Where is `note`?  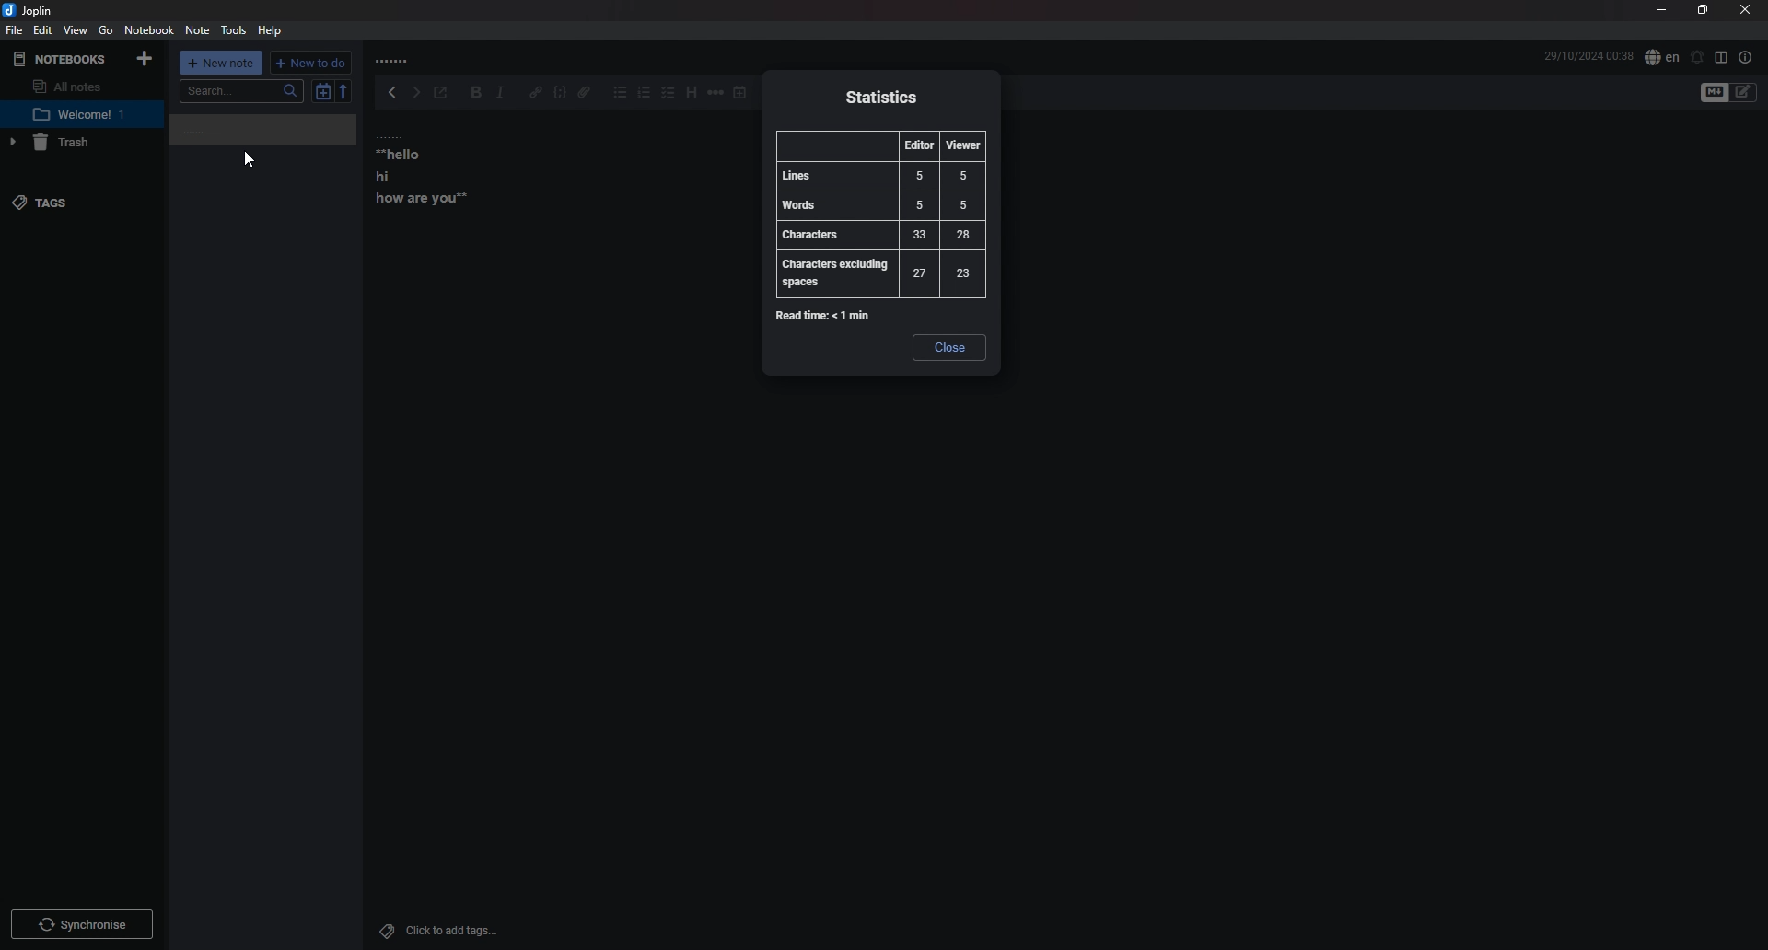 note is located at coordinates (439, 170).